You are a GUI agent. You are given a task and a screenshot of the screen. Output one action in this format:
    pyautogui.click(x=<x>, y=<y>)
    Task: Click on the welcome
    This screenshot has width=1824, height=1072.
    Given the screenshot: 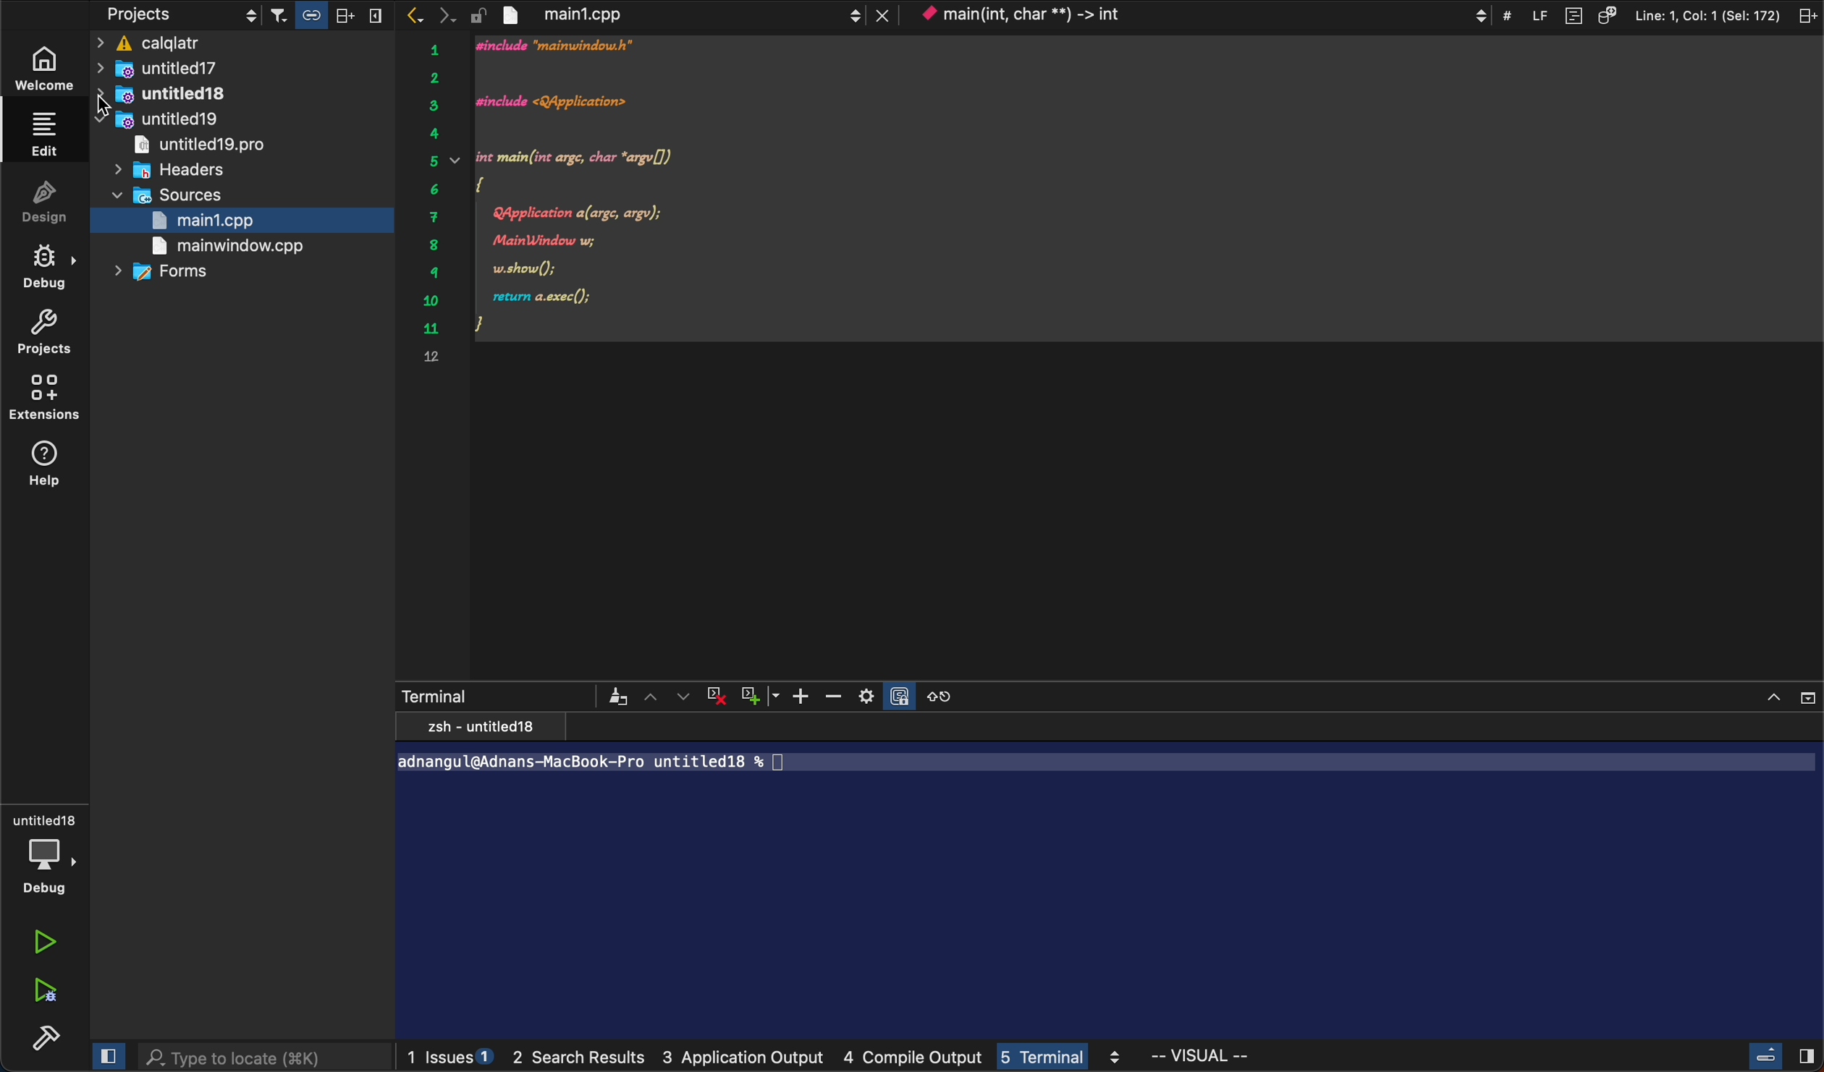 What is the action you would take?
    pyautogui.click(x=46, y=67)
    